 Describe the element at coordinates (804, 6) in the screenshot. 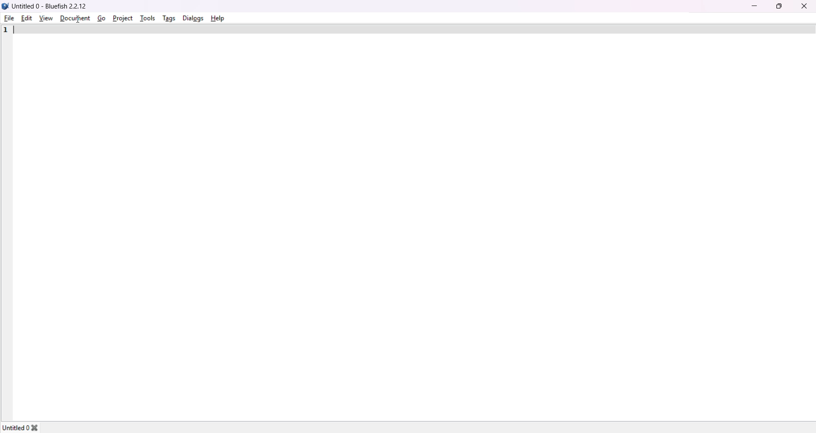

I see `close` at that location.